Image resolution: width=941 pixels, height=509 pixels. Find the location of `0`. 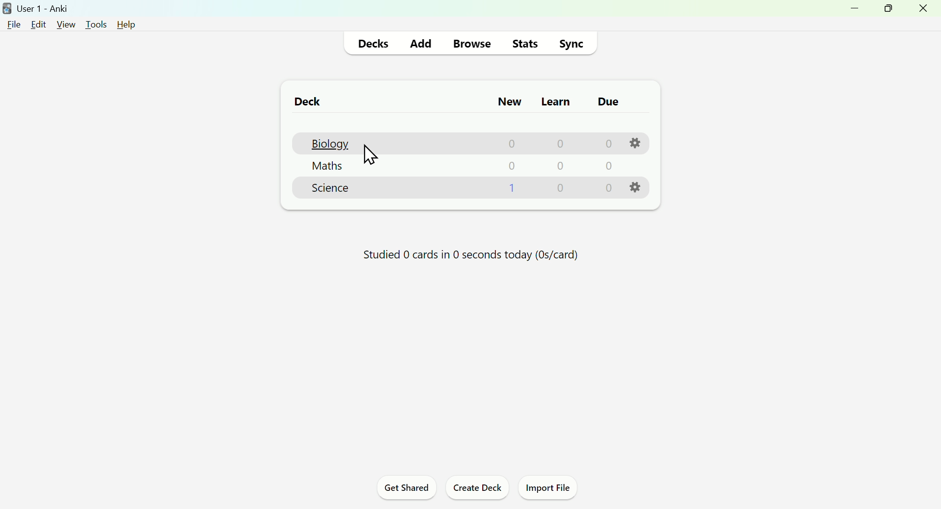

0 is located at coordinates (508, 144).